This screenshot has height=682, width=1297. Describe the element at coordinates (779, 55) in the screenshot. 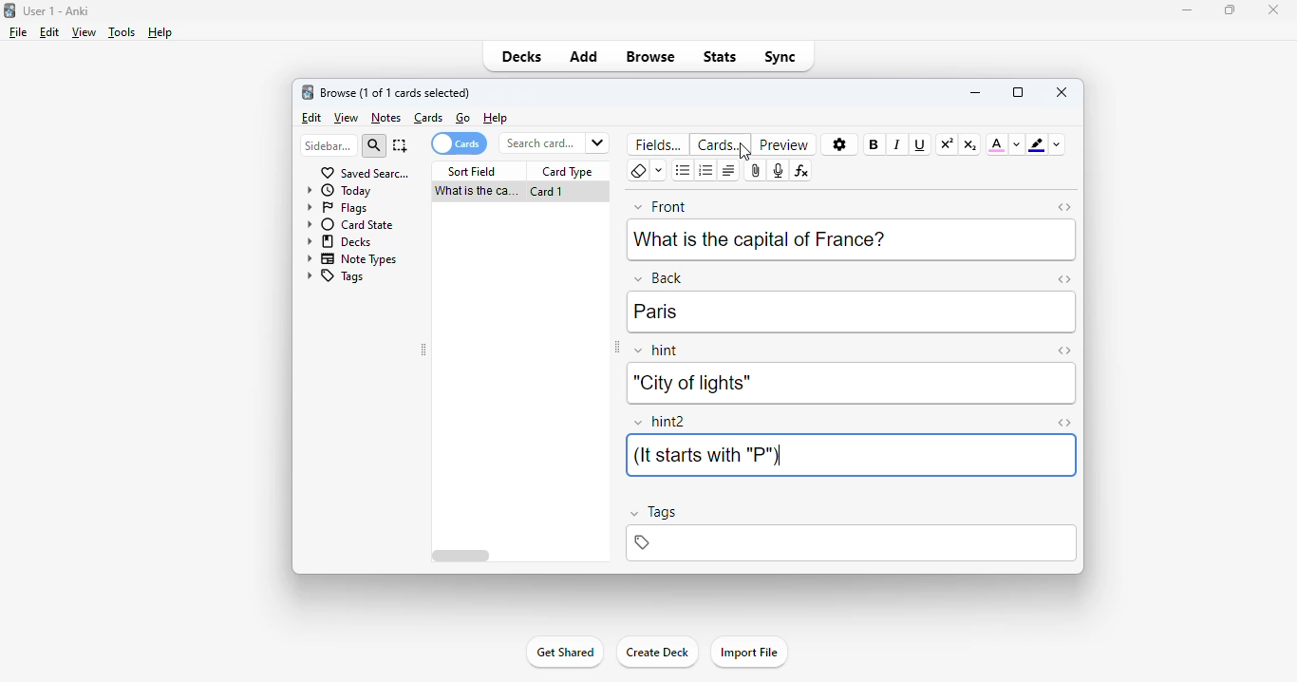

I see `sync` at that location.